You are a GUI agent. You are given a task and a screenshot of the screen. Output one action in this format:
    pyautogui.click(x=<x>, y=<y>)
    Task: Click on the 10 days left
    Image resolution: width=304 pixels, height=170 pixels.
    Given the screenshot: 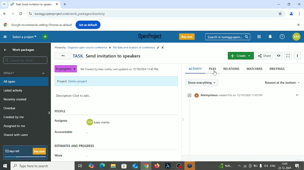 What is the action you would take?
    pyautogui.click(x=13, y=151)
    